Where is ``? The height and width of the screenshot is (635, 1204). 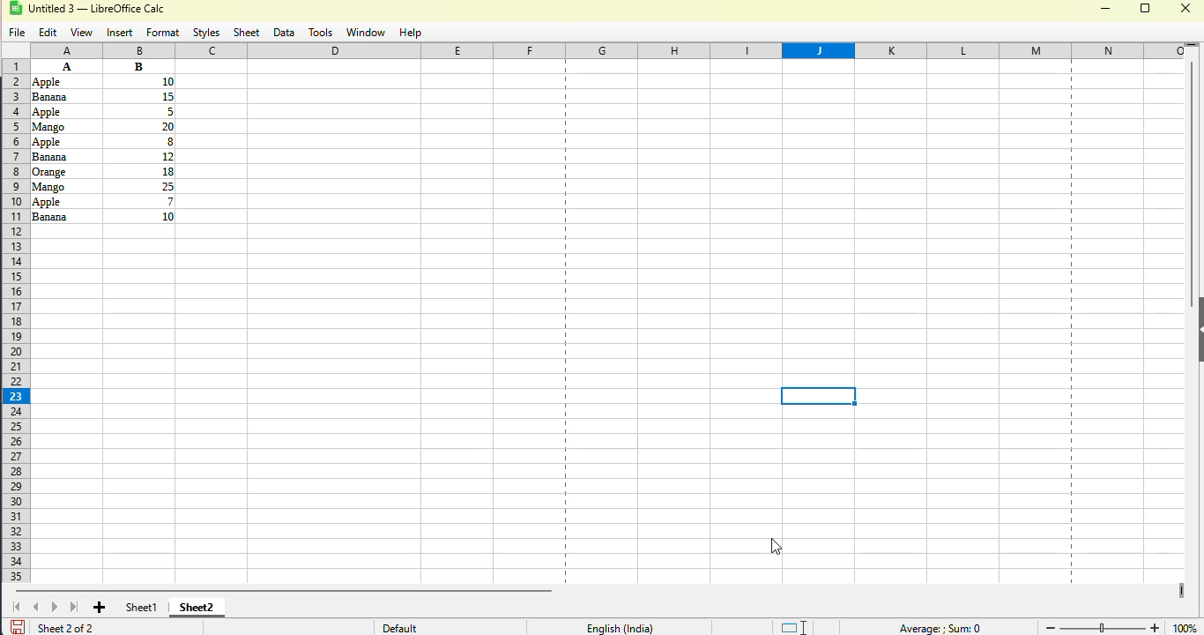
 is located at coordinates (65, 111).